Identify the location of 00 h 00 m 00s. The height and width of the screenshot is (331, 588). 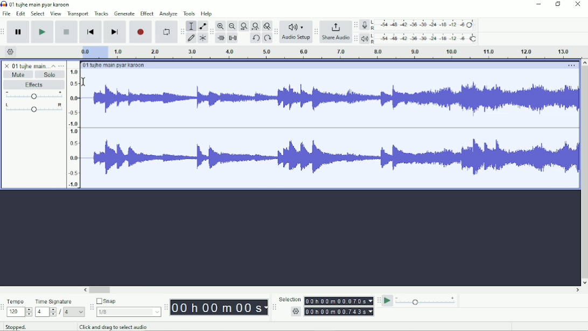
(219, 307).